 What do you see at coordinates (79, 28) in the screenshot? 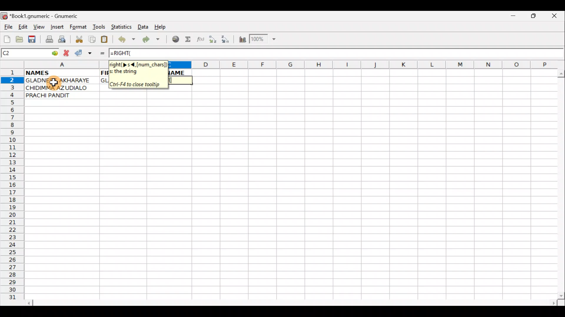
I see `Format` at bounding box center [79, 28].